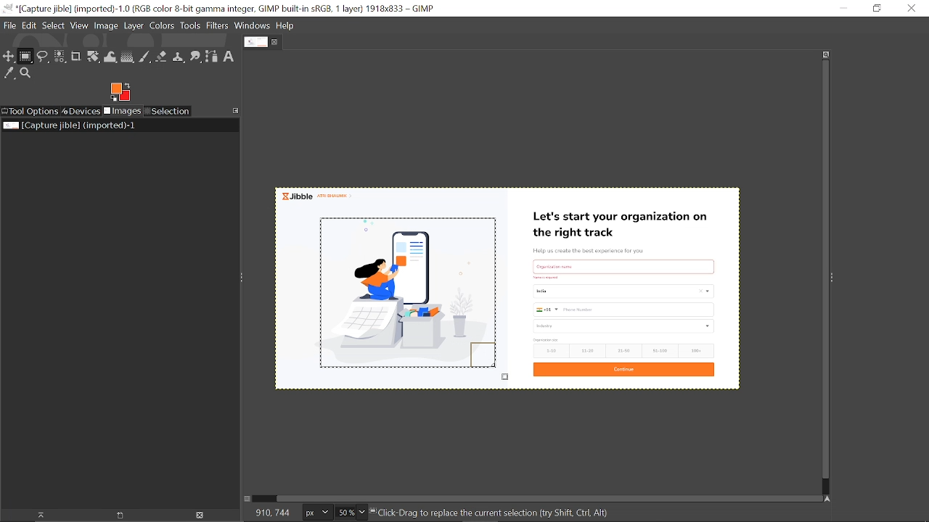 This screenshot has height=522, width=929. I want to click on Delete, so click(200, 515).